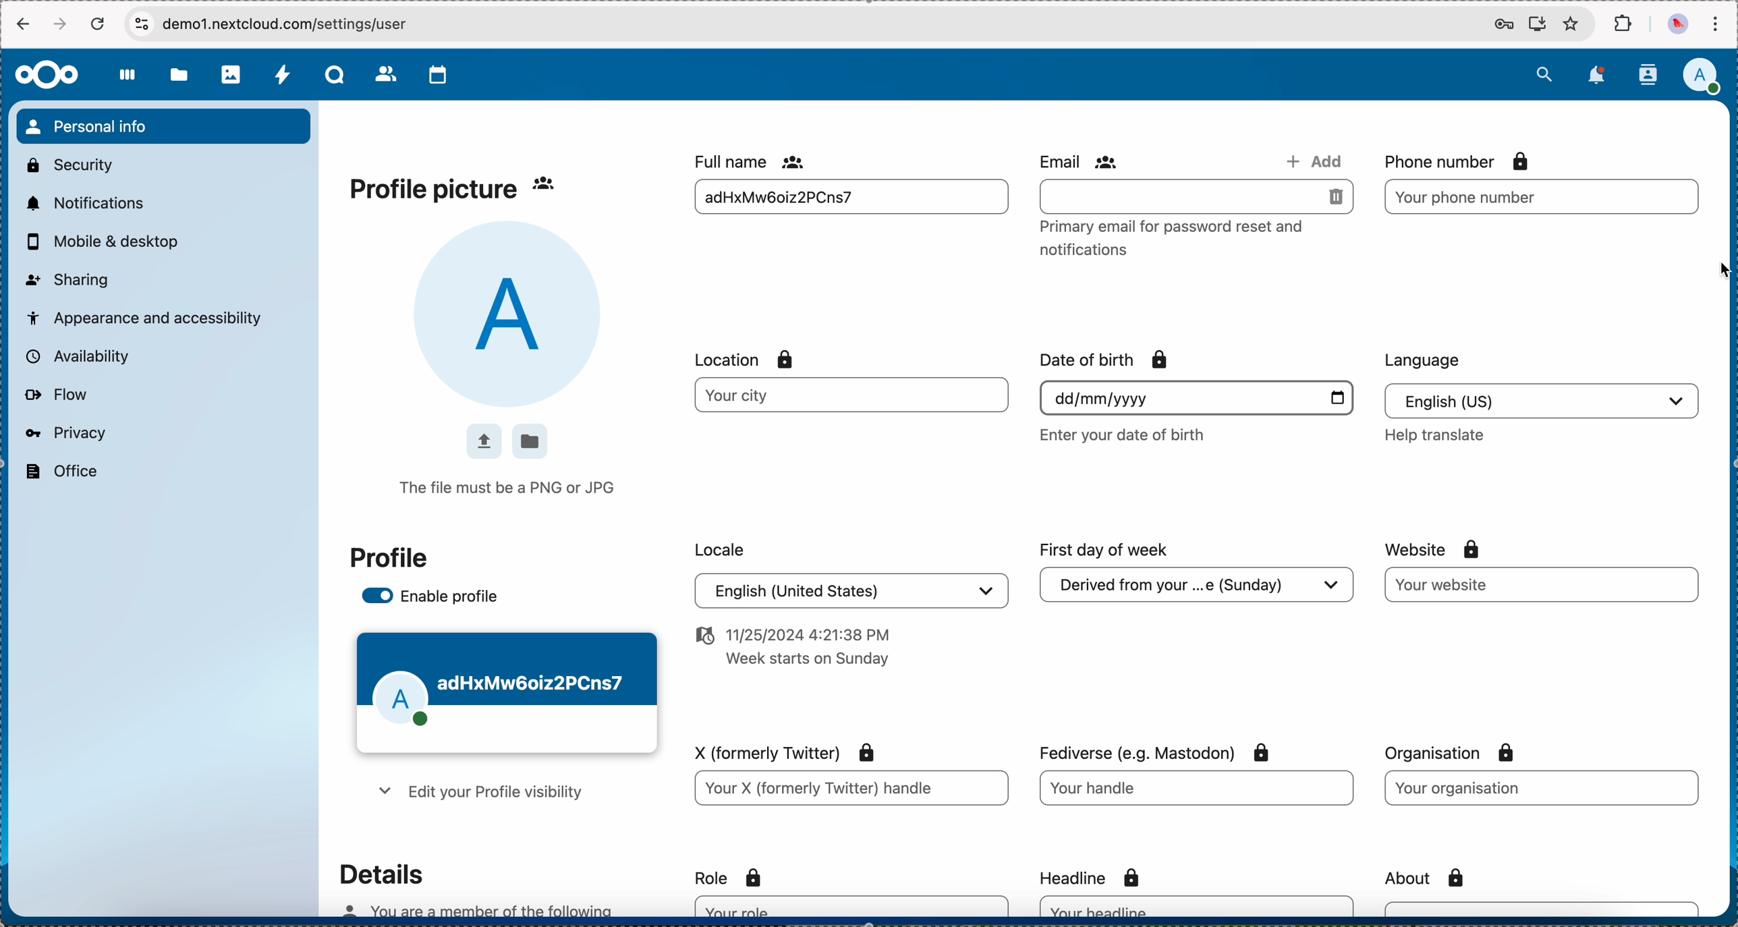 The height and width of the screenshot is (927, 1738). Describe the element at coordinates (62, 24) in the screenshot. I see `navigate foward` at that location.